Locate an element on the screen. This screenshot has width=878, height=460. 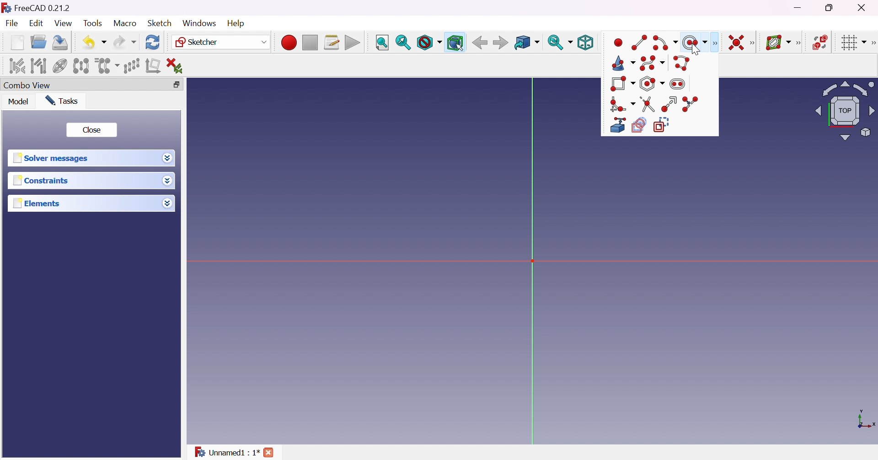
Draw style is located at coordinates (429, 43).